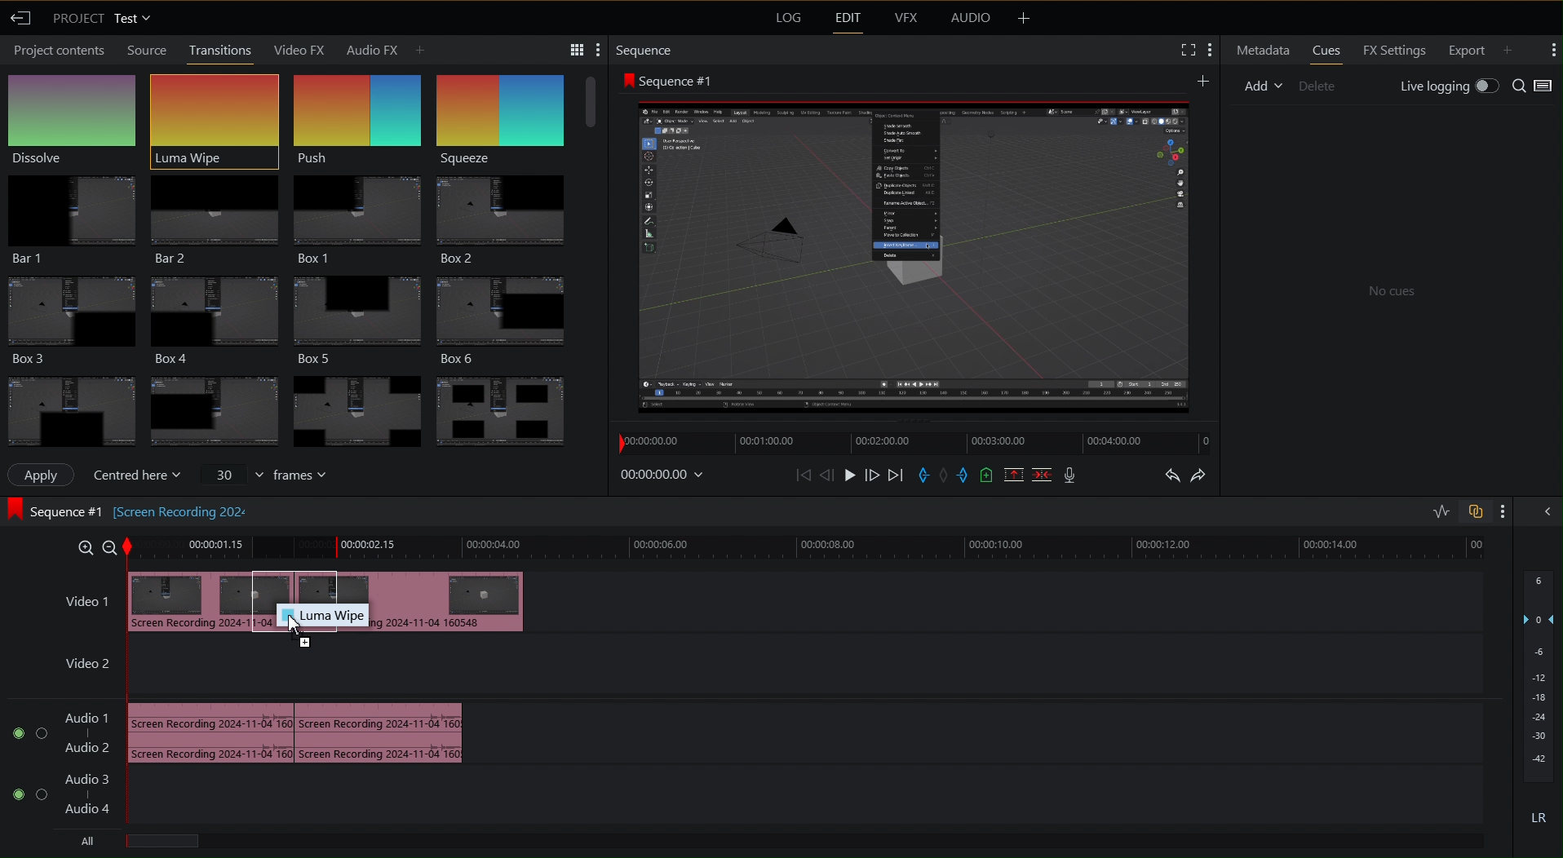 Image resolution: width=1563 pixels, height=858 pixels. Describe the element at coordinates (1502, 512) in the screenshot. I see `More` at that location.